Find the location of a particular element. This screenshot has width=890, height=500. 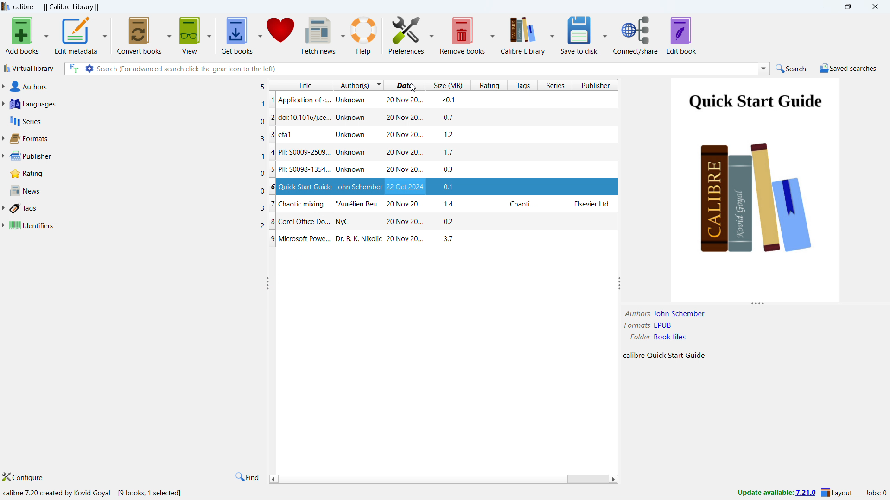

20 Nov 20.. is located at coordinates (396, 222).